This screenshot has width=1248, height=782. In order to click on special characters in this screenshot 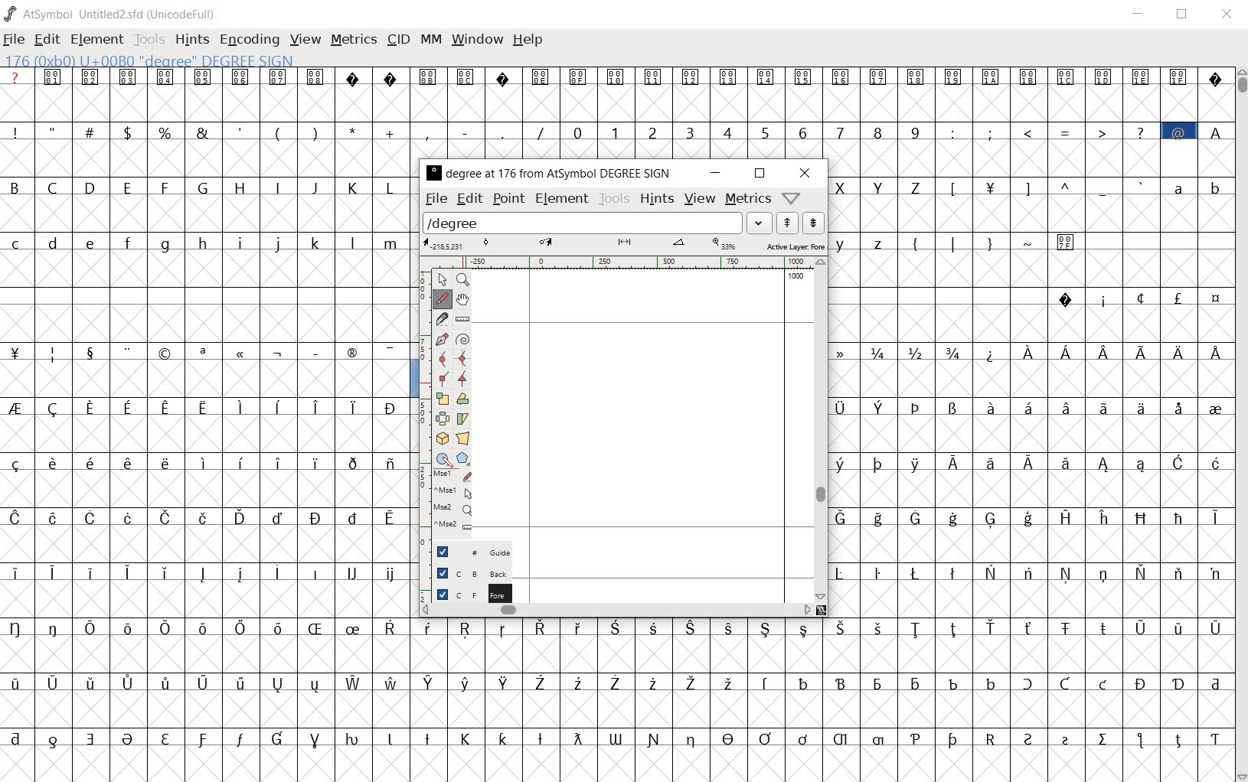, I will do `click(207, 354)`.